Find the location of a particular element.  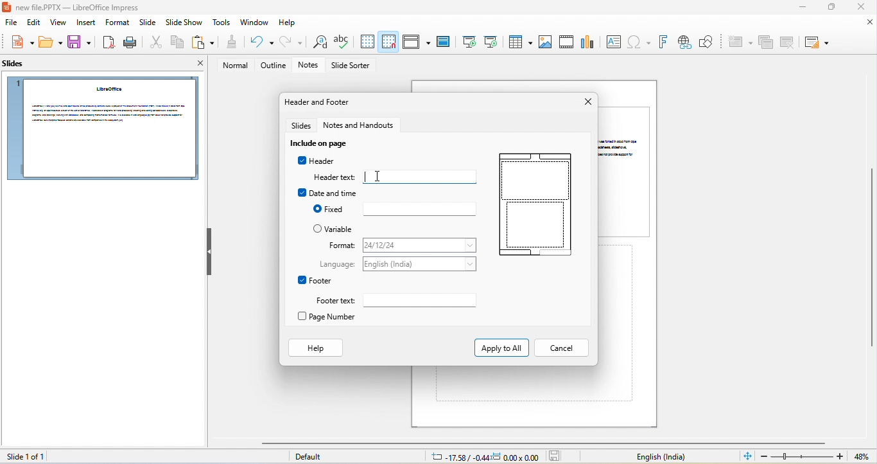

file is located at coordinates (9, 23).